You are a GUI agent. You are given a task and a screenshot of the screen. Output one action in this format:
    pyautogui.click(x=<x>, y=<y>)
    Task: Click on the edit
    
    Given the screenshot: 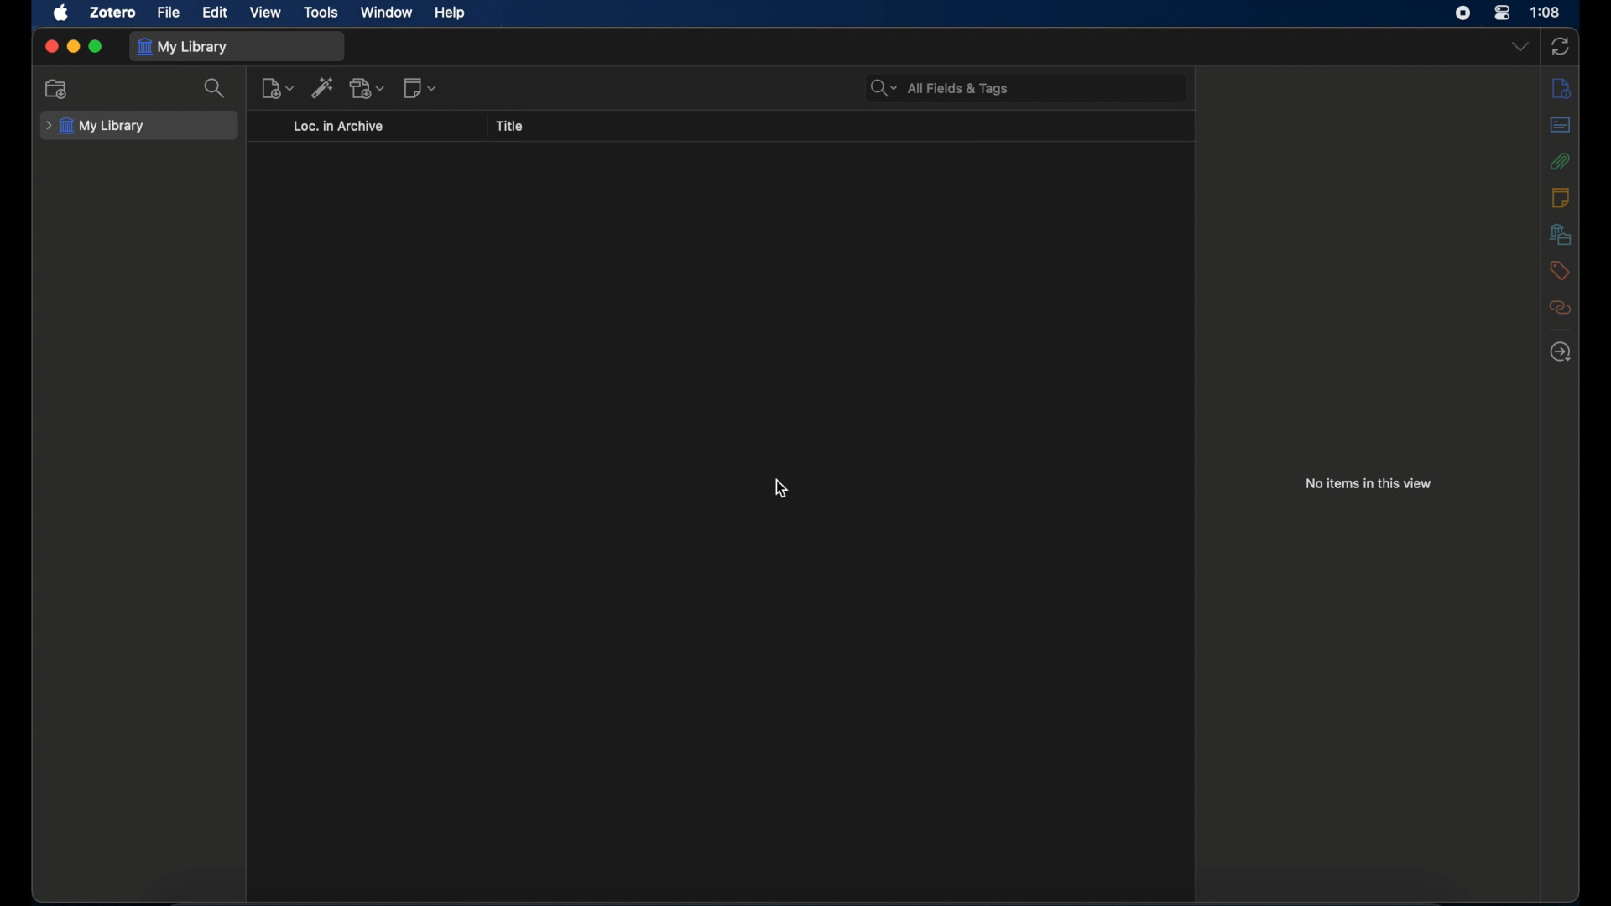 What is the action you would take?
    pyautogui.click(x=216, y=13)
    